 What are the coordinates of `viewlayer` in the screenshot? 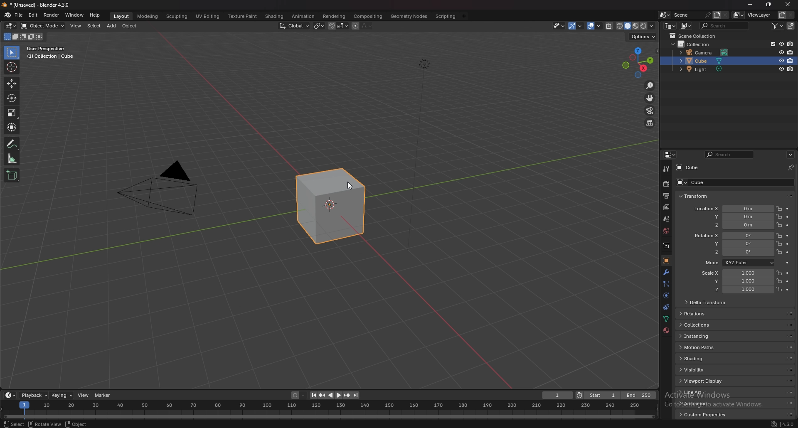 It's located at (753, 15).